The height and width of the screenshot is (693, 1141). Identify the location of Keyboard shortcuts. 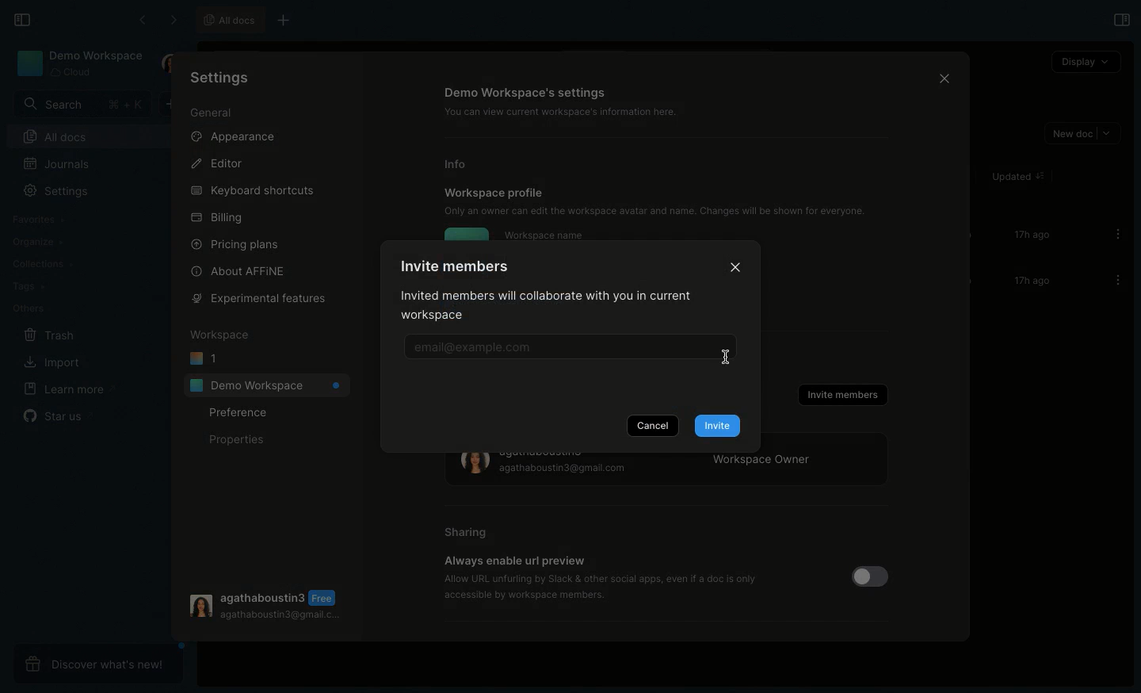
(253, 188).